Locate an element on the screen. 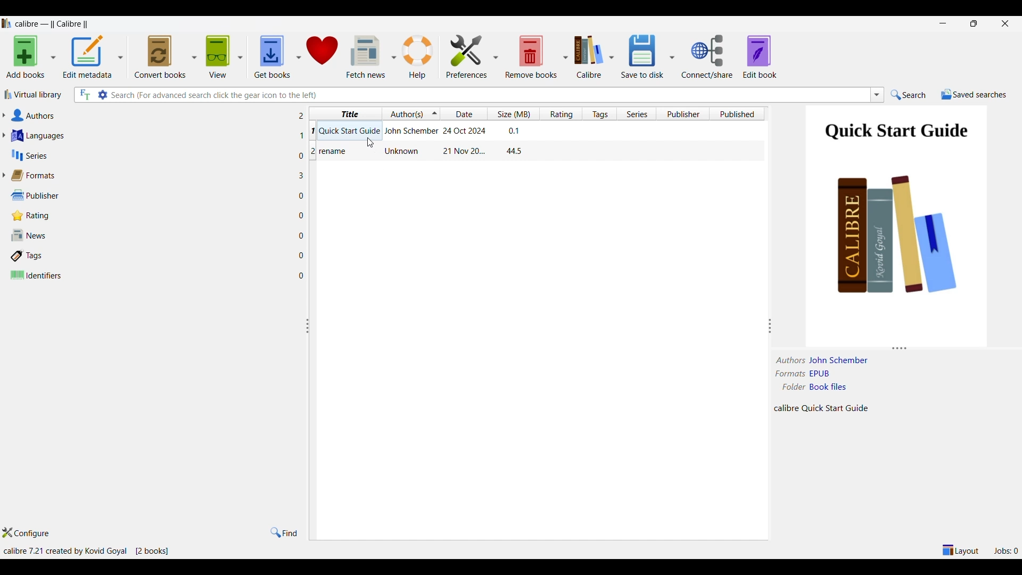 This screenshot has width=1022, height=575. Tags column is located at coordinates (599, 113).